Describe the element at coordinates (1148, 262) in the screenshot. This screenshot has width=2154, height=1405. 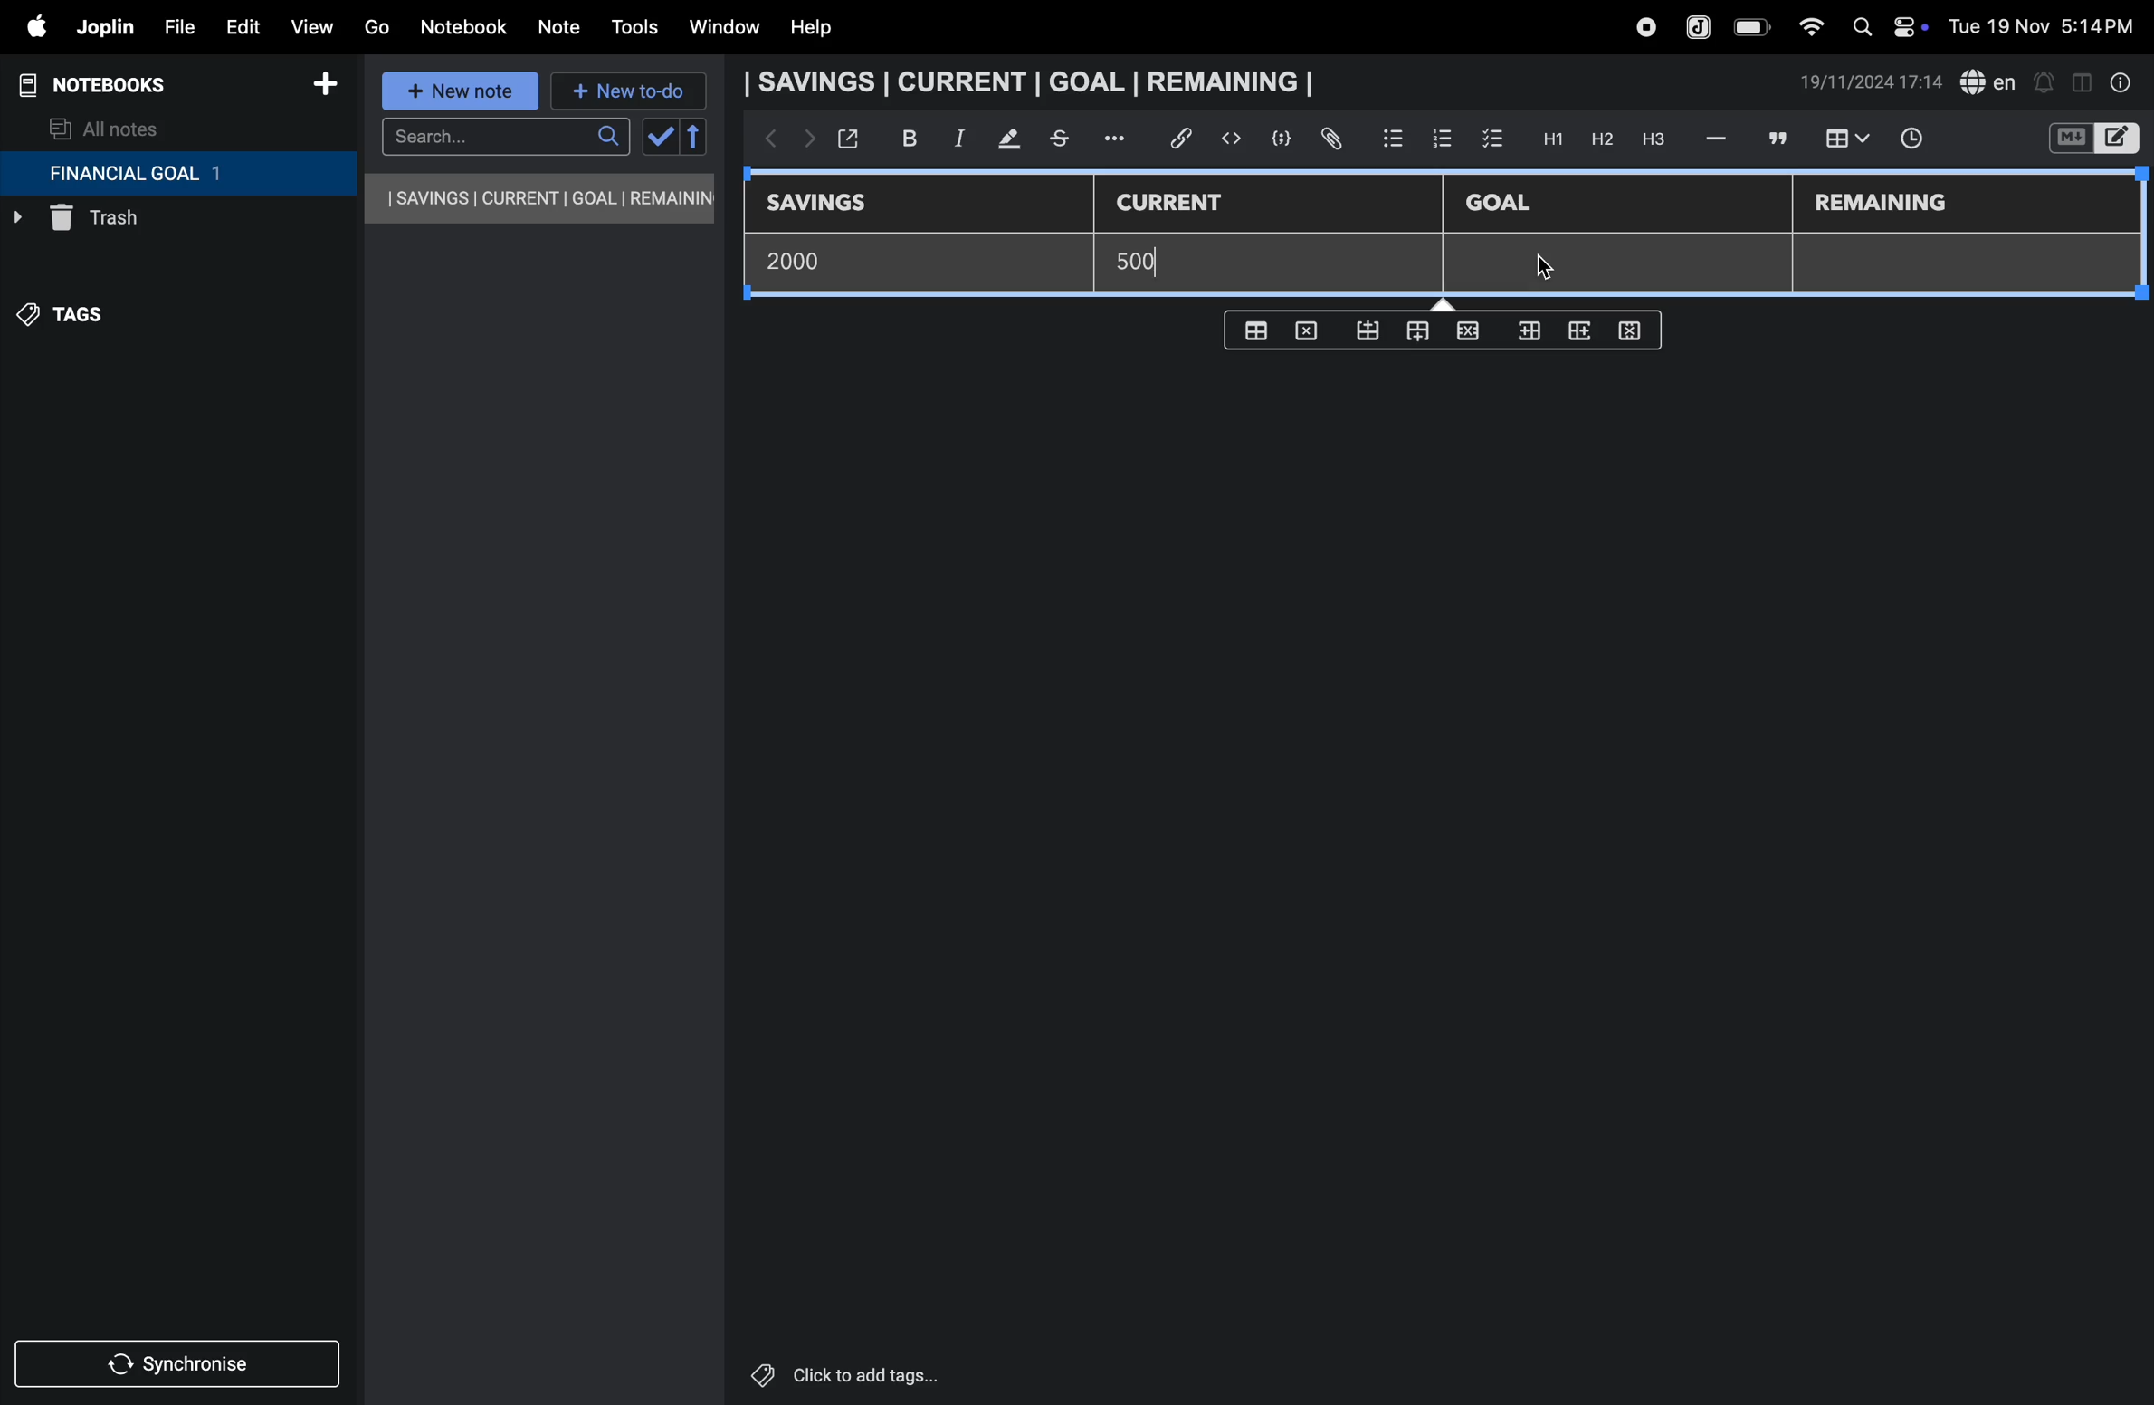
I see `500` at that location.